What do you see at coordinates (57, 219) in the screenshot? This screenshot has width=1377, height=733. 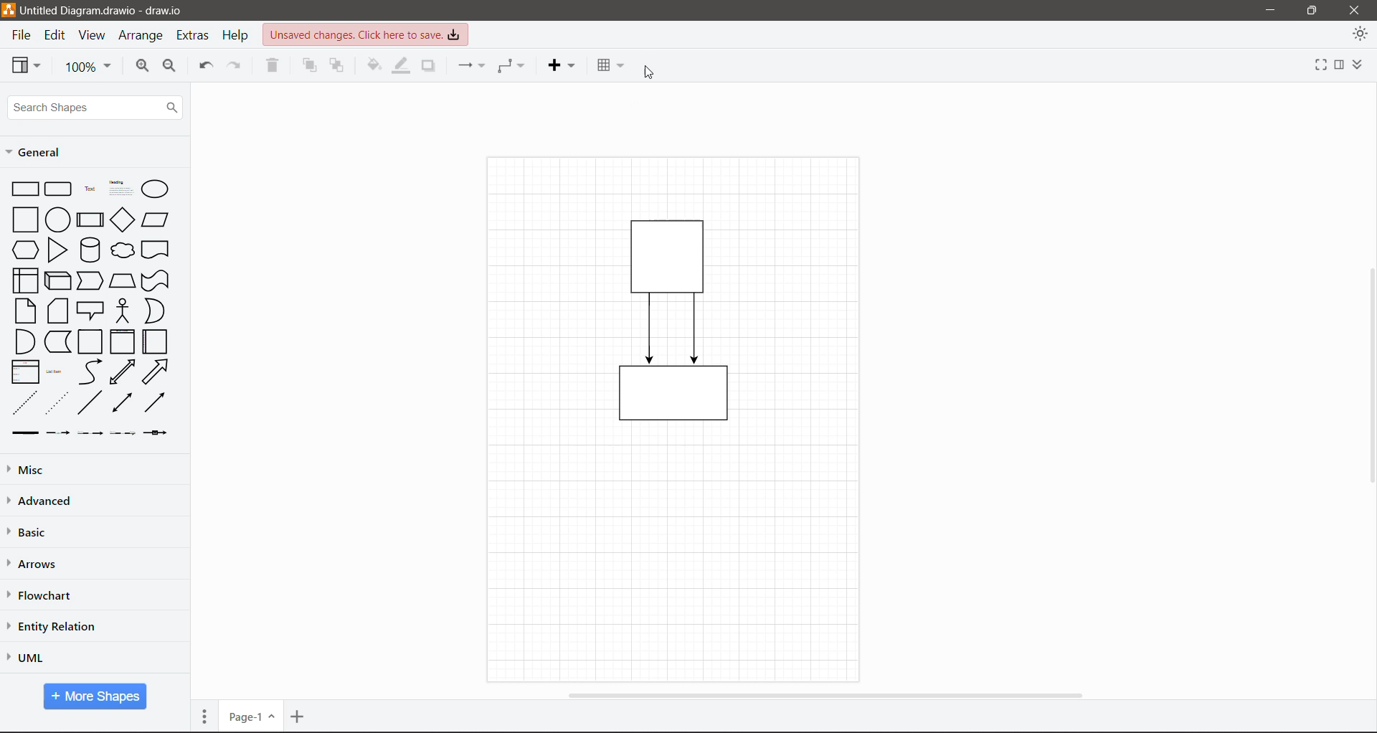 I see `Circle` at bounding box center [57, 219].